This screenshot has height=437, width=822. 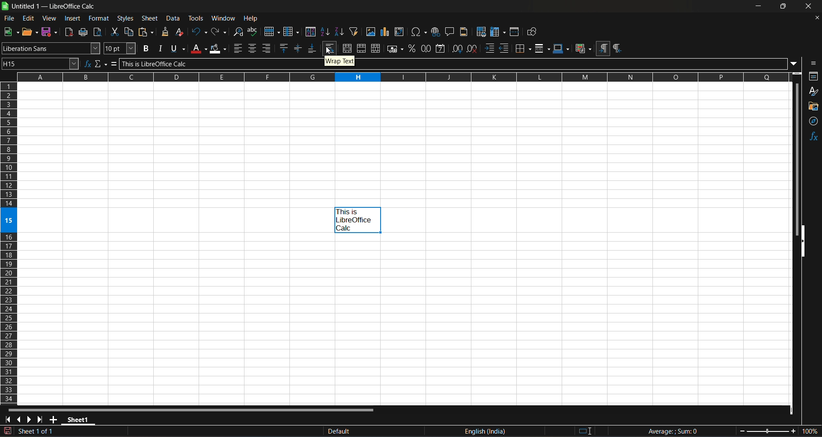 What do you see at coordinates (562, 48) in the screenshot?
I see `border color` at bounding box center [562, 48].